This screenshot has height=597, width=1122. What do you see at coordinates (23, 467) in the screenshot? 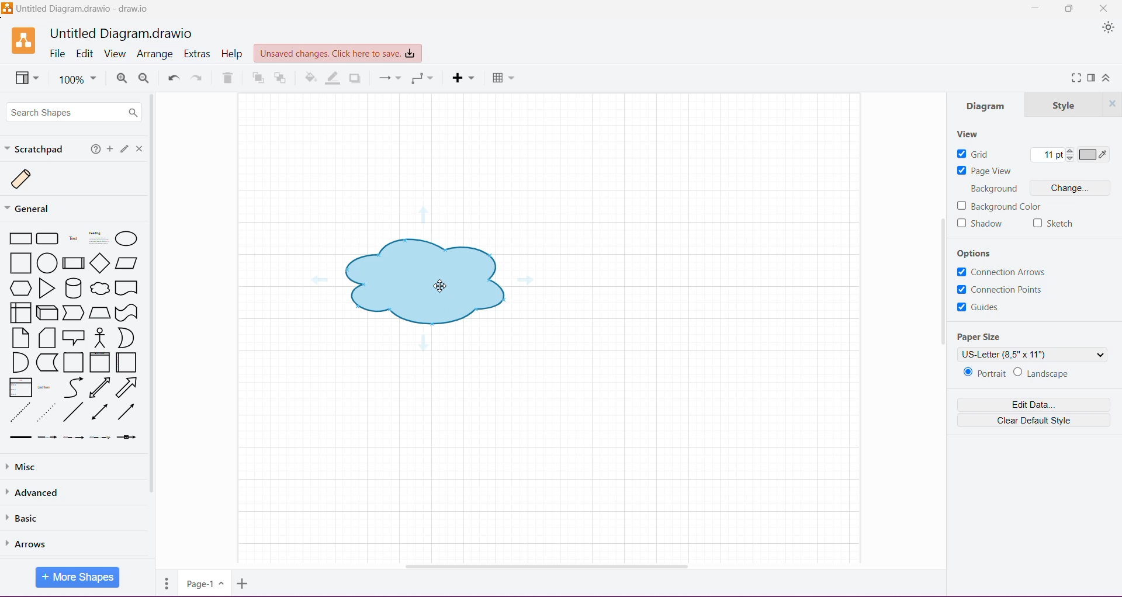
I see `Misc` at bounding box center [23, 467].